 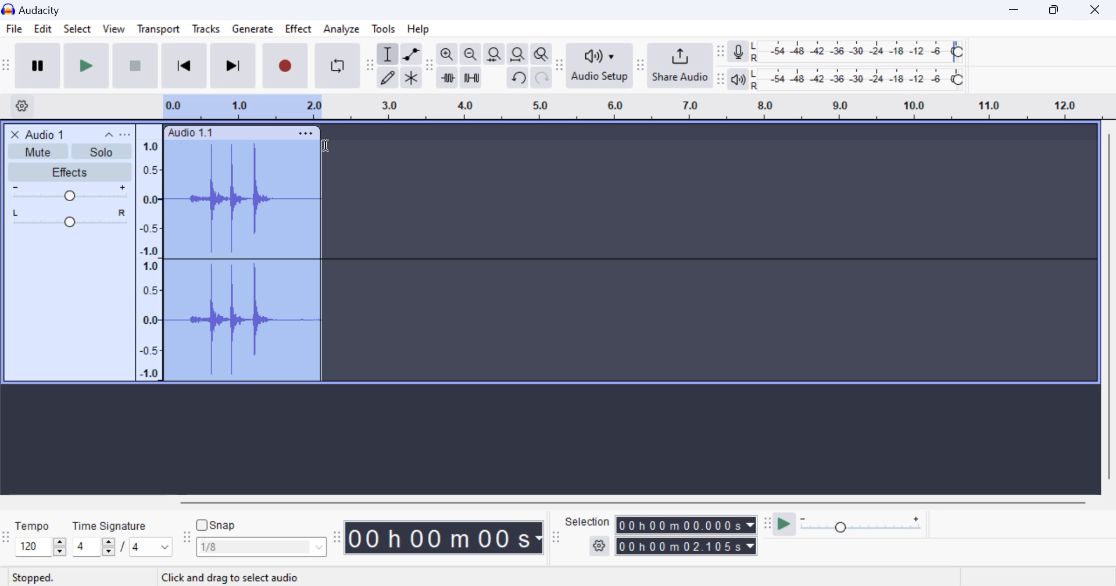 What do you see at coordinates (493, 55) in the screenshot?
I see `fit selection to width` at bounding box center [493, 55].